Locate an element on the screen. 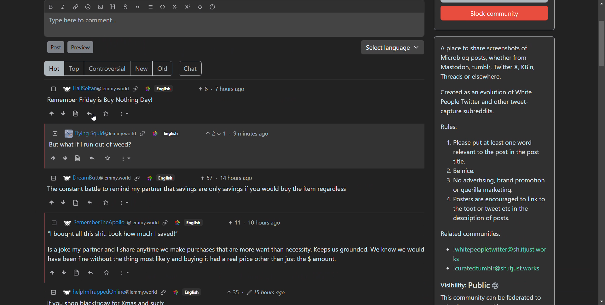 This screenshot has width=605, height=305. old is located at coordinates (162, 69).